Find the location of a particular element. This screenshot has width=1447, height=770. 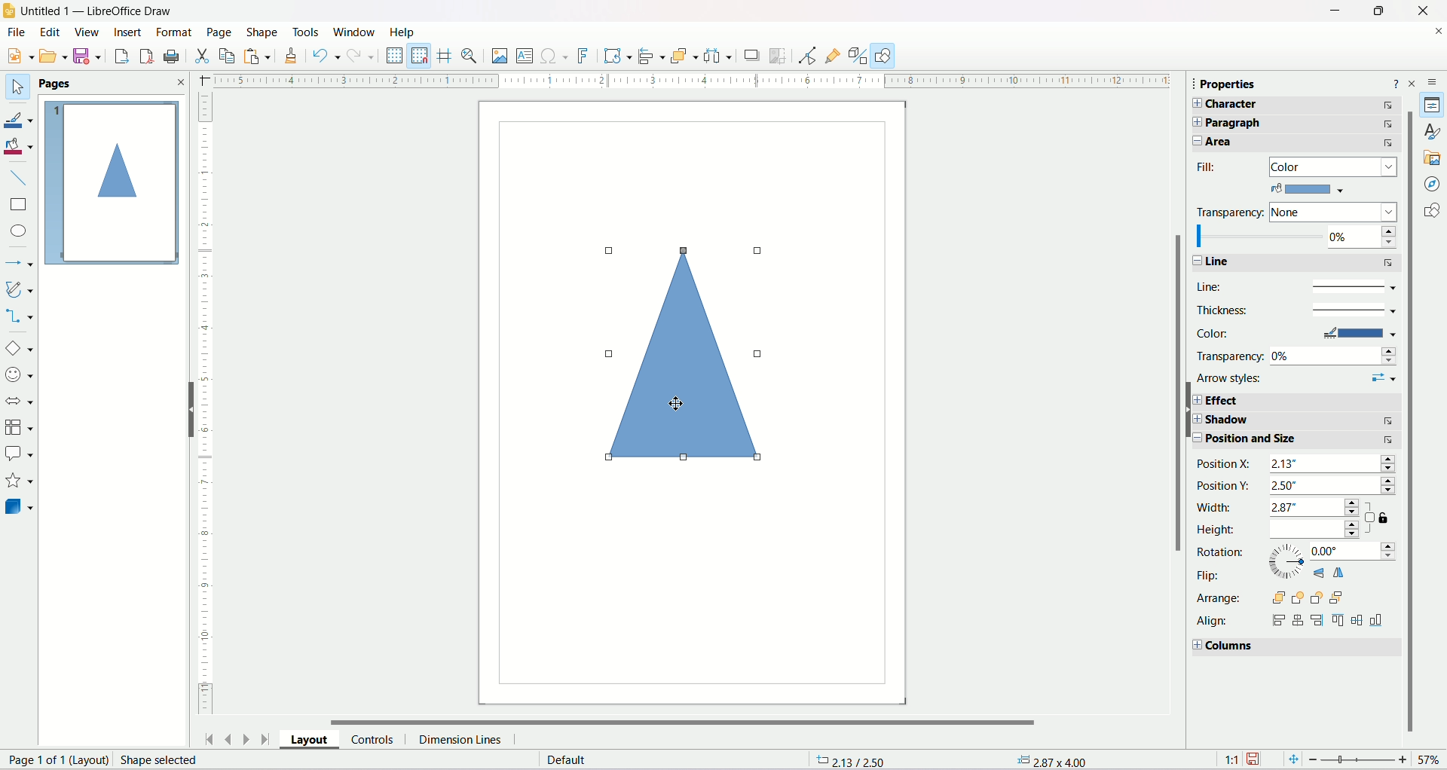

Scale Factor is located at coordinates (1231, 759).